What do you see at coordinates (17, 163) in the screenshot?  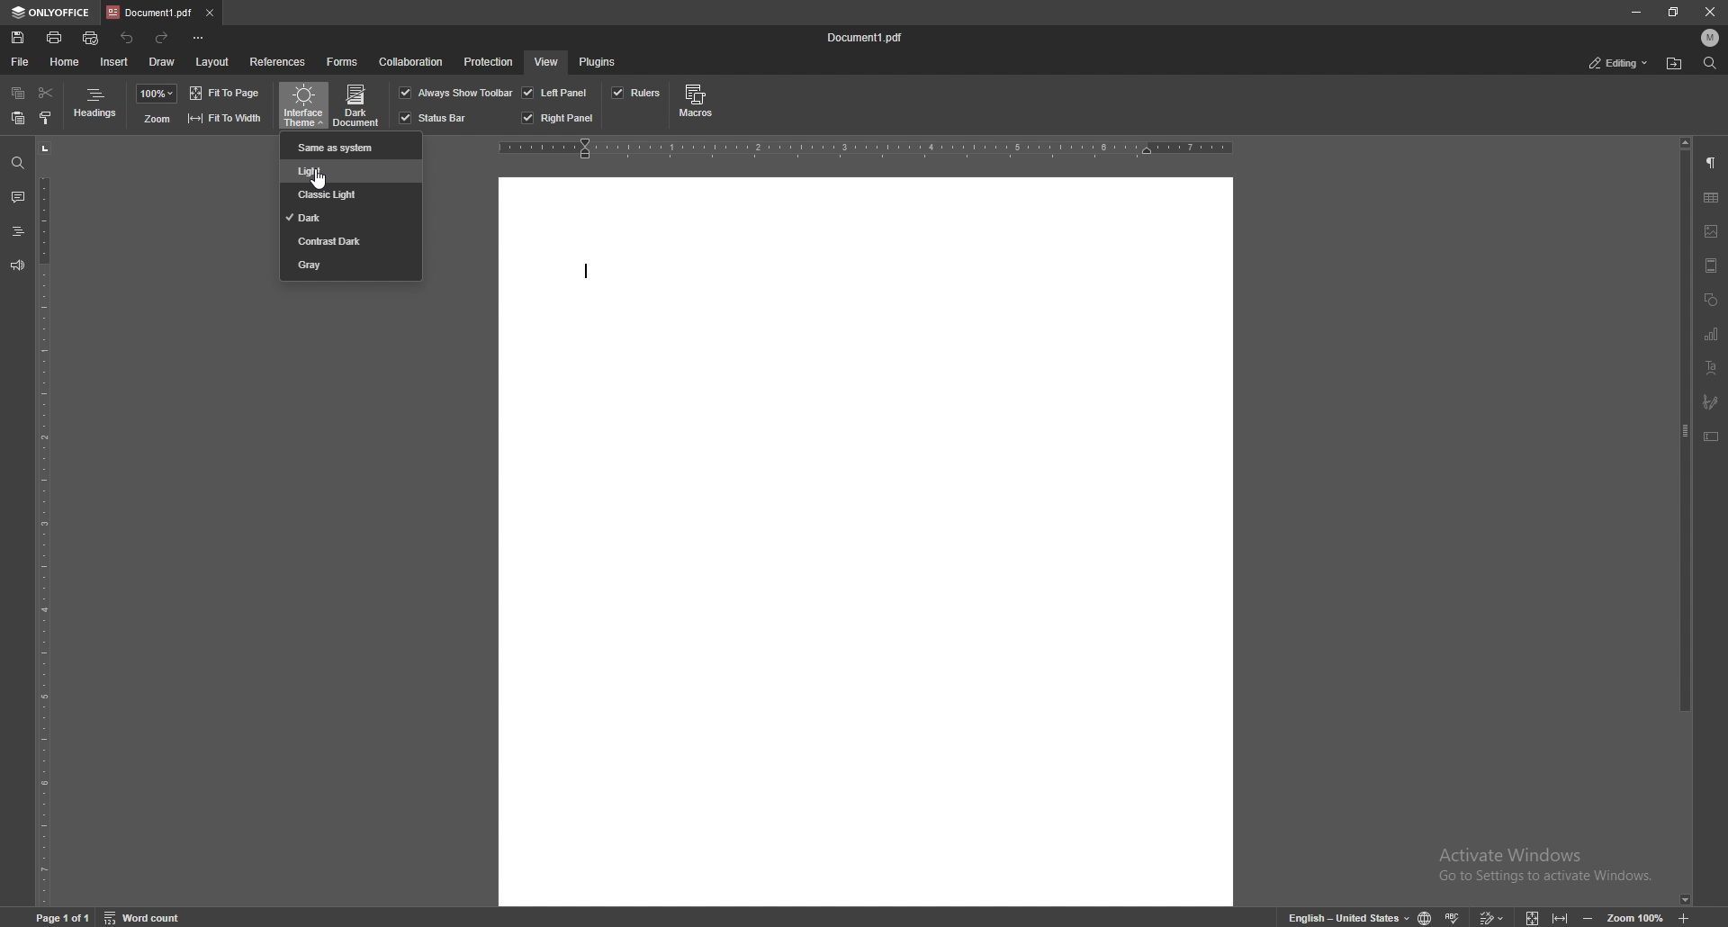 I see `find` at bounding box center [17, 163].